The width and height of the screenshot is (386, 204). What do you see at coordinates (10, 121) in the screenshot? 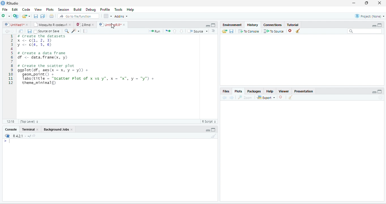
I see `1:1` at bounding box center [10, 121].